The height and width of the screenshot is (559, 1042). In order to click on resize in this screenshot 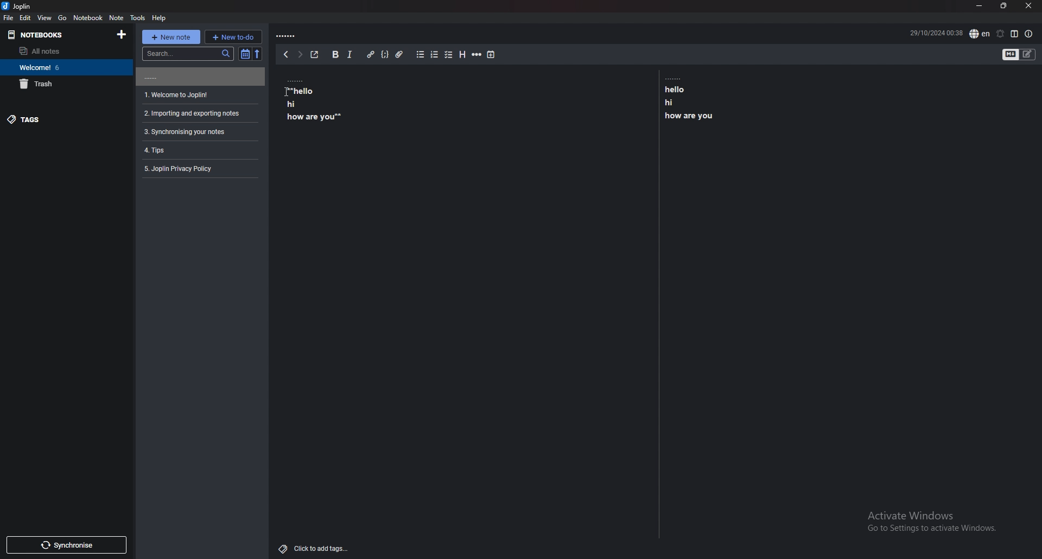, I will do `click(1004, 6)`.